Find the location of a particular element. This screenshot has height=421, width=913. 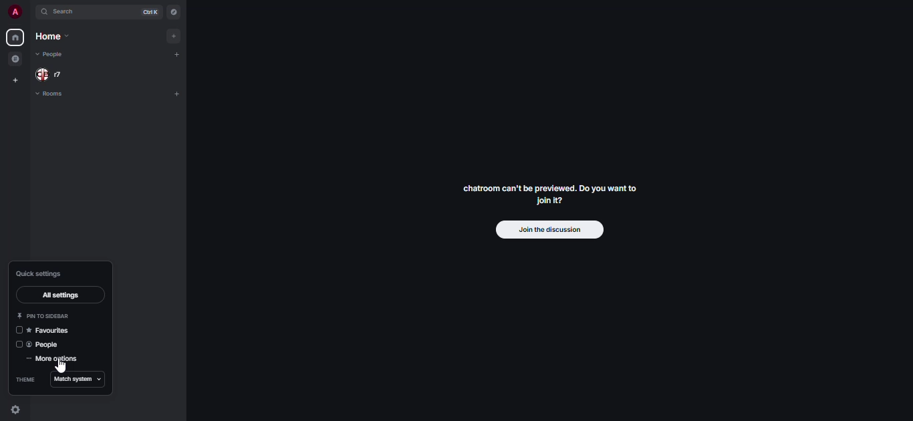

search is located at coordinates (73, 13).